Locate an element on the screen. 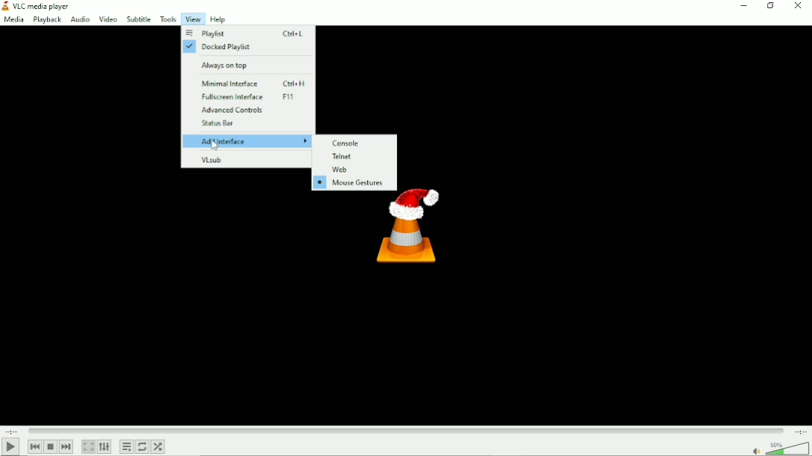 The height and width of the screenshot is (456, 812). Show extended settings is located at coordinates (104, 447).